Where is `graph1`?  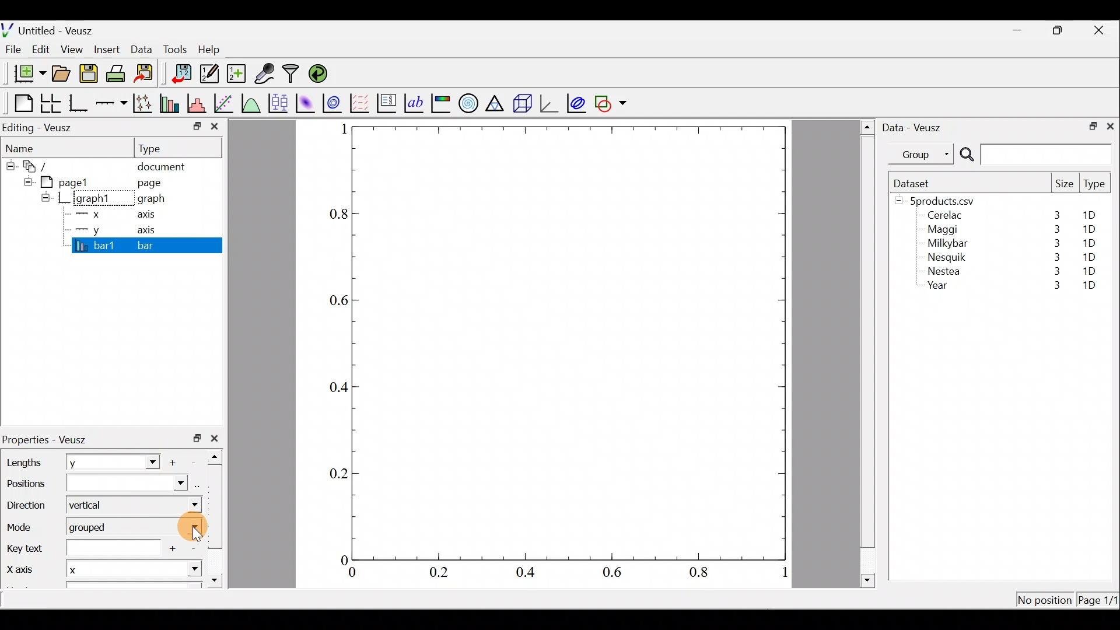
graph1 is located at coordinates (93, 199).